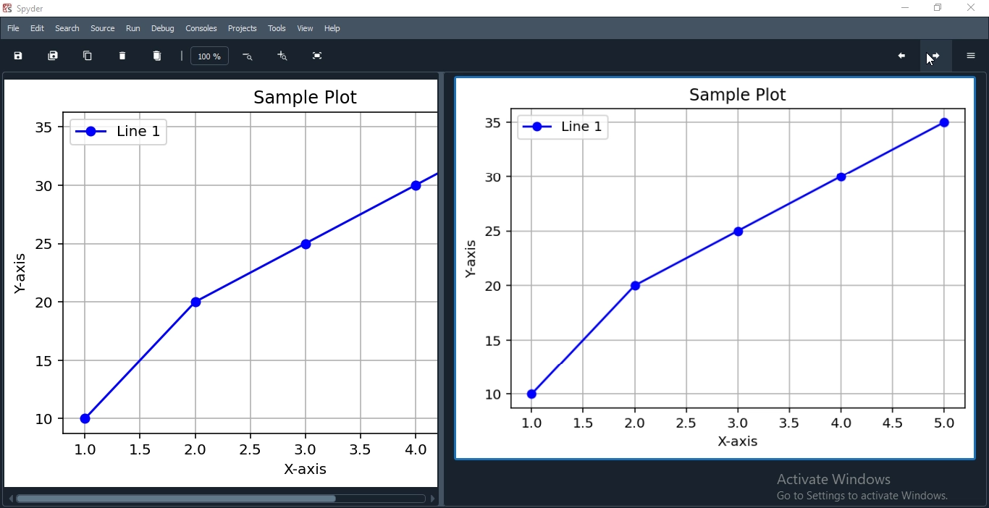  I want to click on delete all, so click(158, 55).